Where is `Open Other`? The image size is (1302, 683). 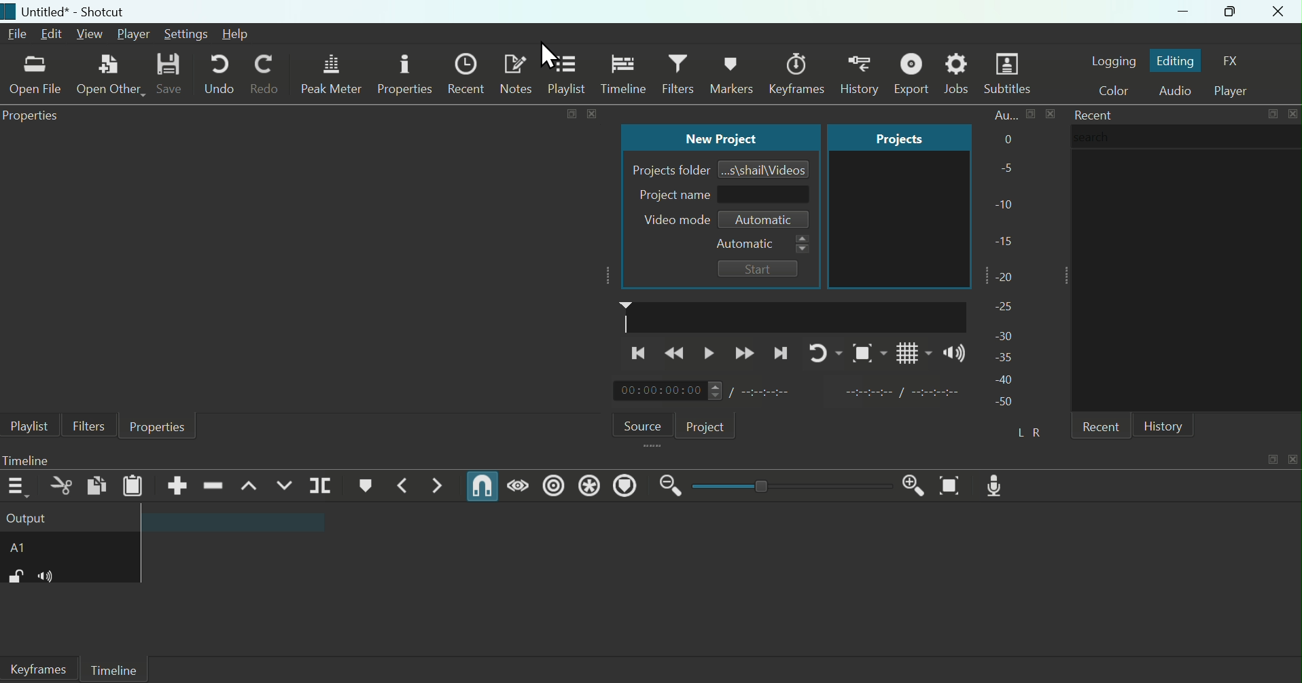 Open Other is located at coordinates (109, 75).